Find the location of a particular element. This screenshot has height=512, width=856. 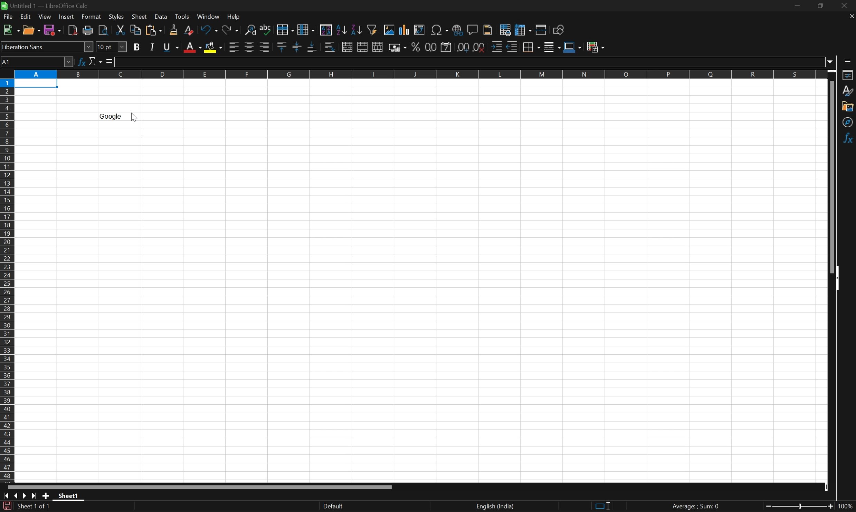

Format is located at coordinates (92, 16).